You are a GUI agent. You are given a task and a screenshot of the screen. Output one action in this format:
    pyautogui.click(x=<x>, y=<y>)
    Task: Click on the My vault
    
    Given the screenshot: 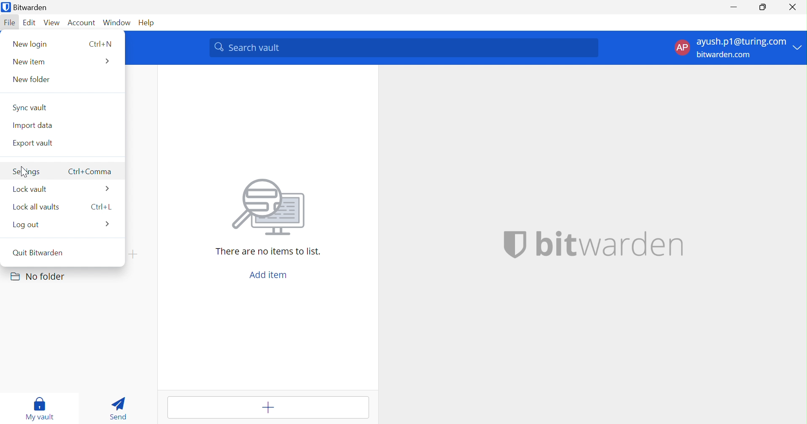 What is the action you would take?
    pyautogui.click(x=37, y=408)
    